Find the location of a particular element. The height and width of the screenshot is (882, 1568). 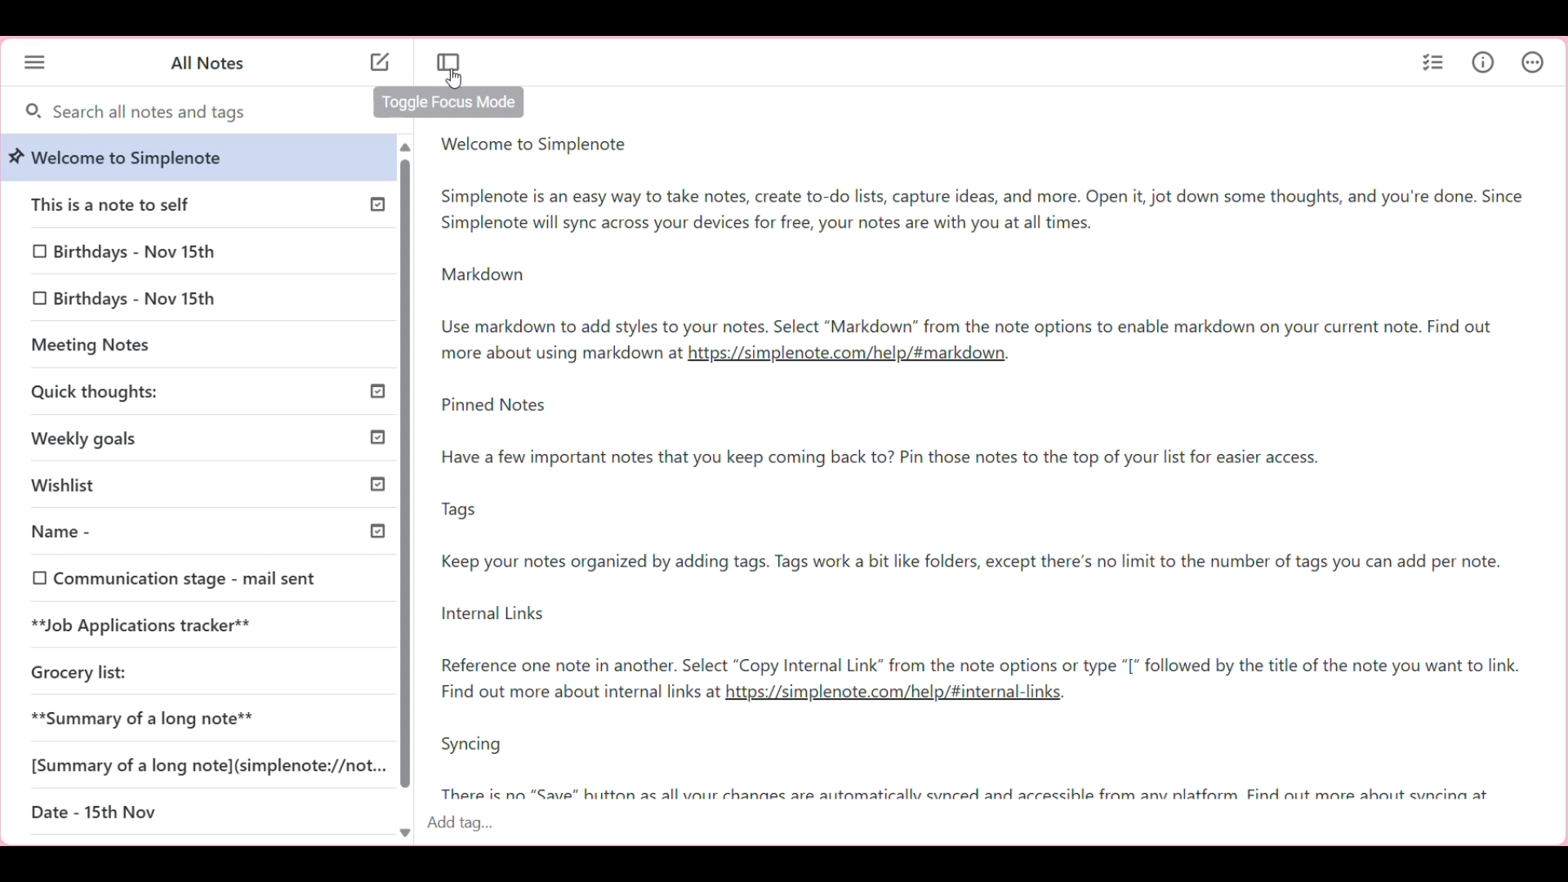

**Summary of a long note** is located at coordinates (156, 718).